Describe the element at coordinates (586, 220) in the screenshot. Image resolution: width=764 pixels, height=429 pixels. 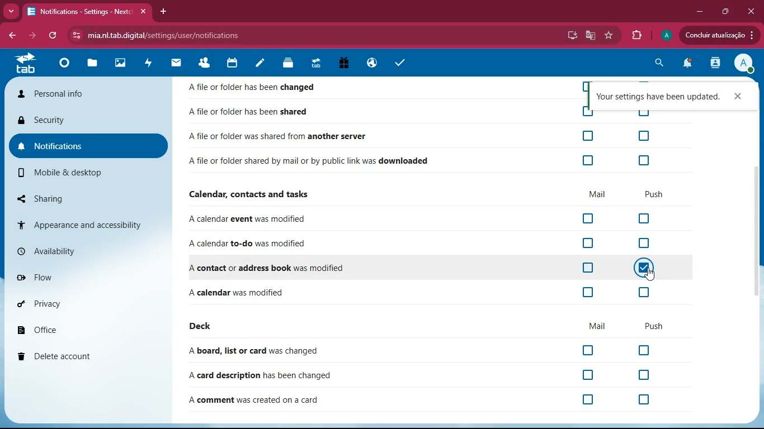
I see `off` at that location.